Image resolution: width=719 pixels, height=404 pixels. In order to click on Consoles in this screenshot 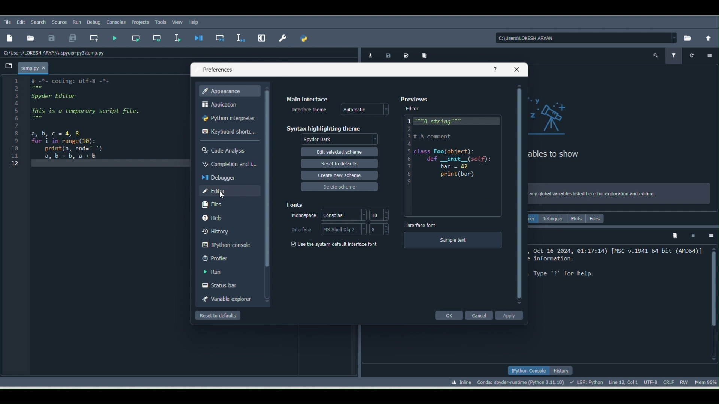, I will do `click(342, 214)`.